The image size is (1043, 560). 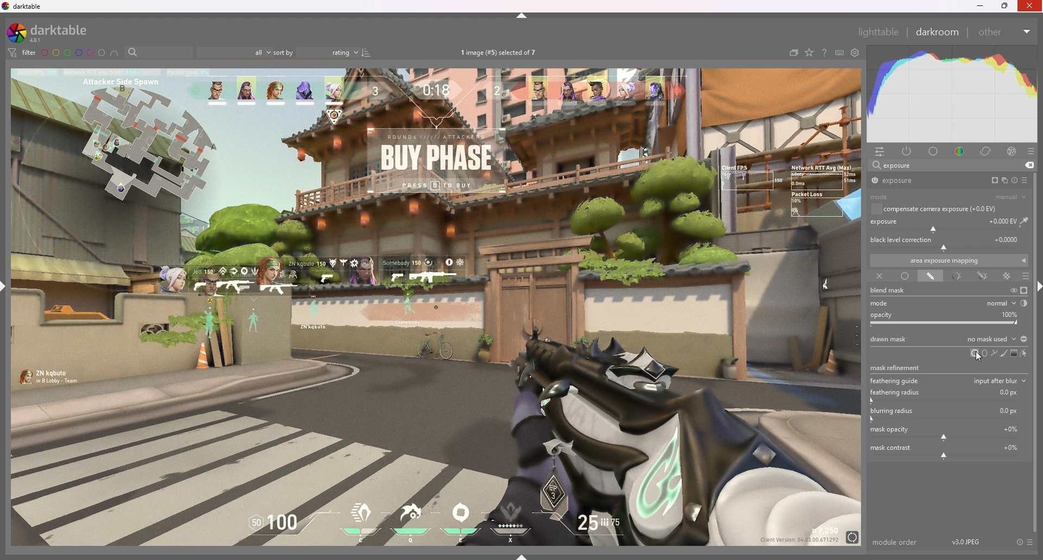 I want to click on images selected, so click(x=500, y=53).